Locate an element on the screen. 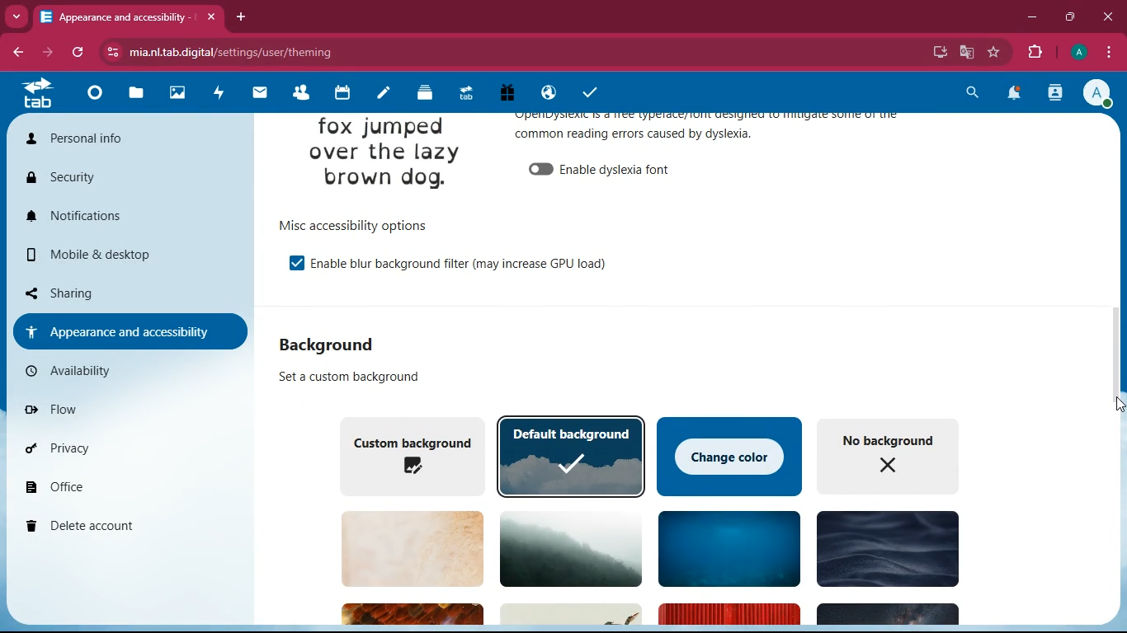  off is located at coordinates (541, 169).